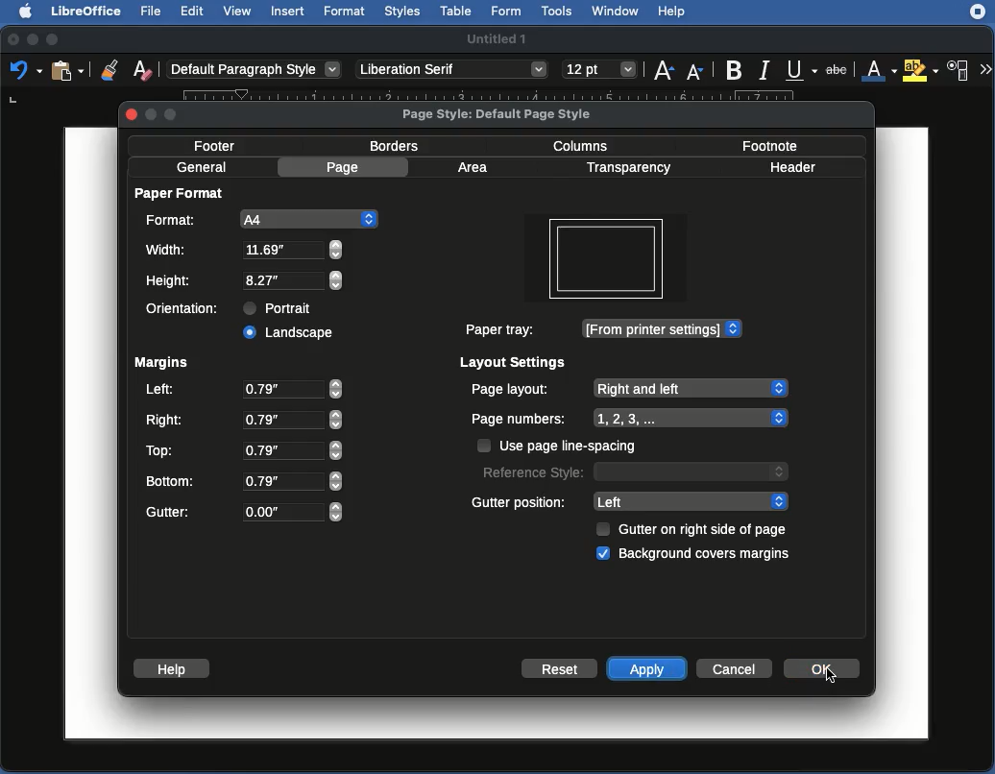 This screenshot has height=774, width=995. I want to click on Gutter, so click(170, 513).